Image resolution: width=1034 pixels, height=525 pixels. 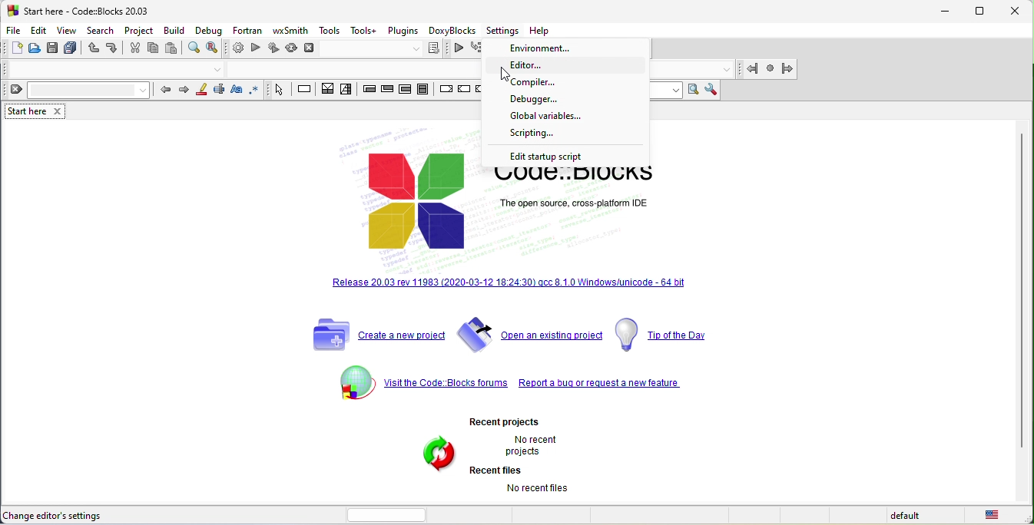 What do you see at coordinates (388, 514) in the screenshot?
I see `horizontal scroll bar` at bounding box center [388, 514].